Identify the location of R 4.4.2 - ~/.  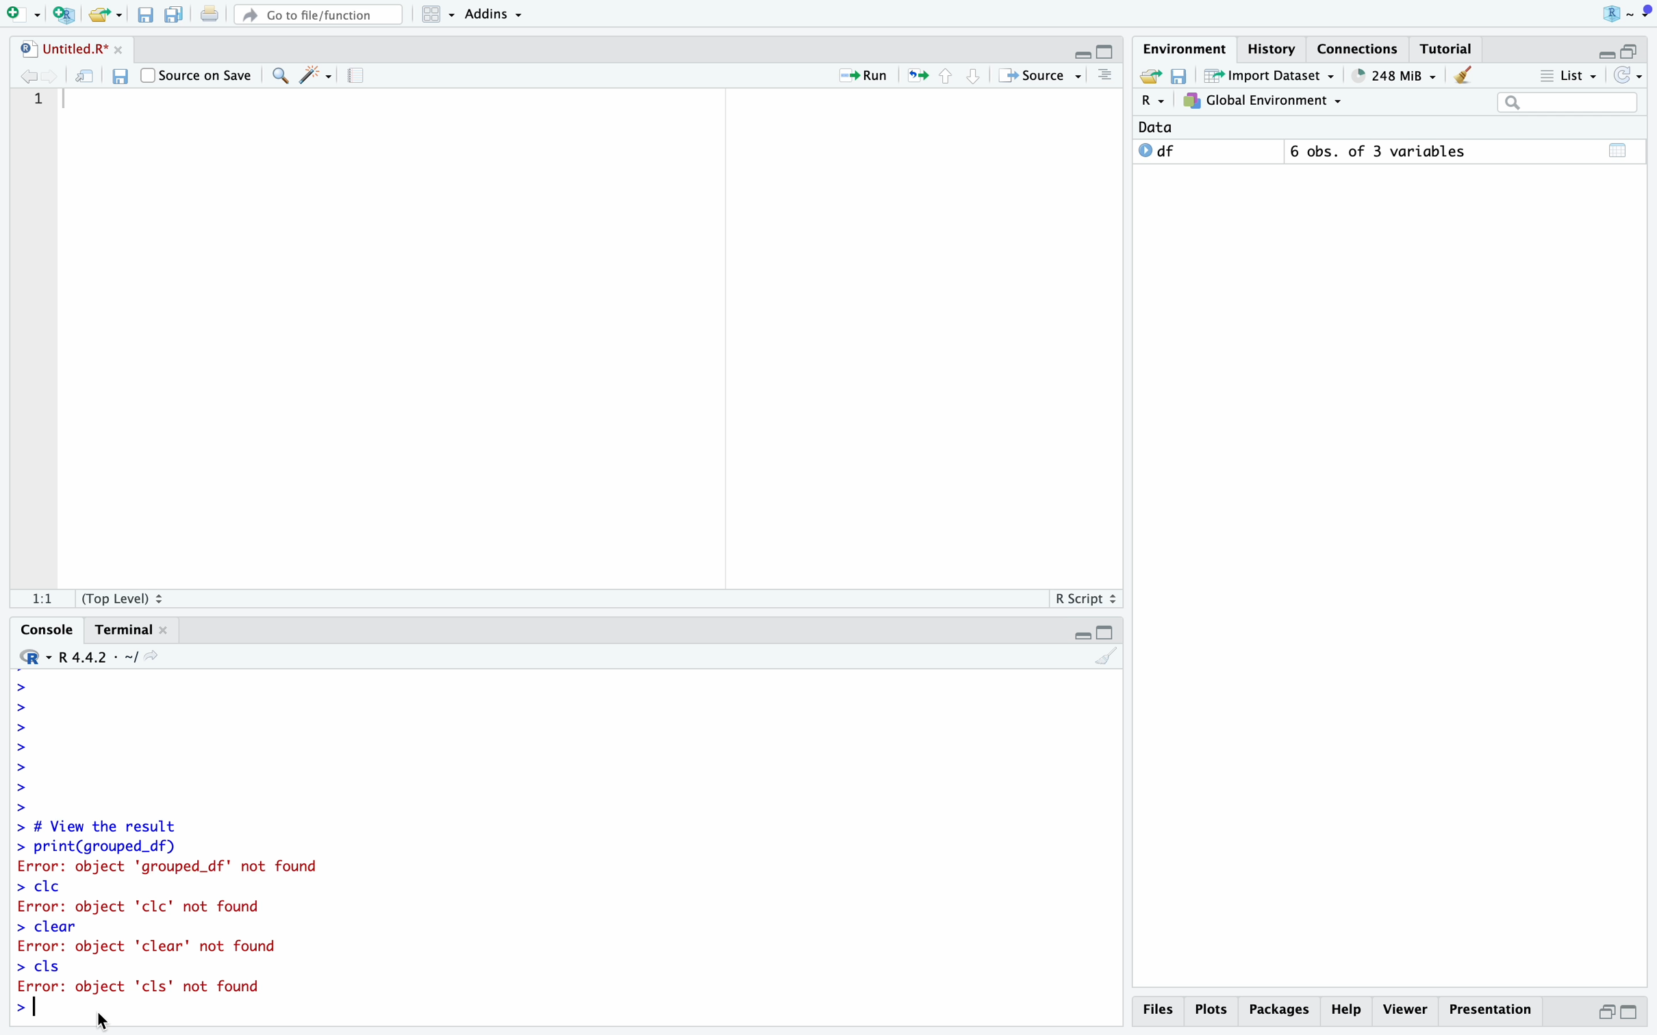
(90, 656).